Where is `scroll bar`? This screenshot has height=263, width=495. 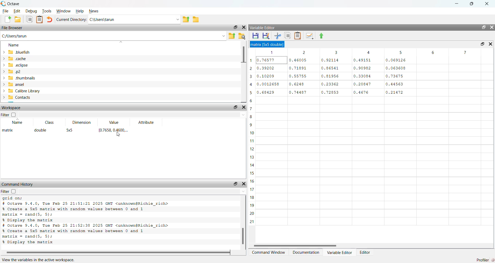 scroll bar is located at coordinates (243, 71).